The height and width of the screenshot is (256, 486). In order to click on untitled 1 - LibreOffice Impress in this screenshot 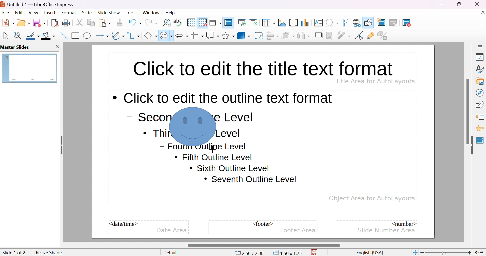, I will do `click(37, 4)`.